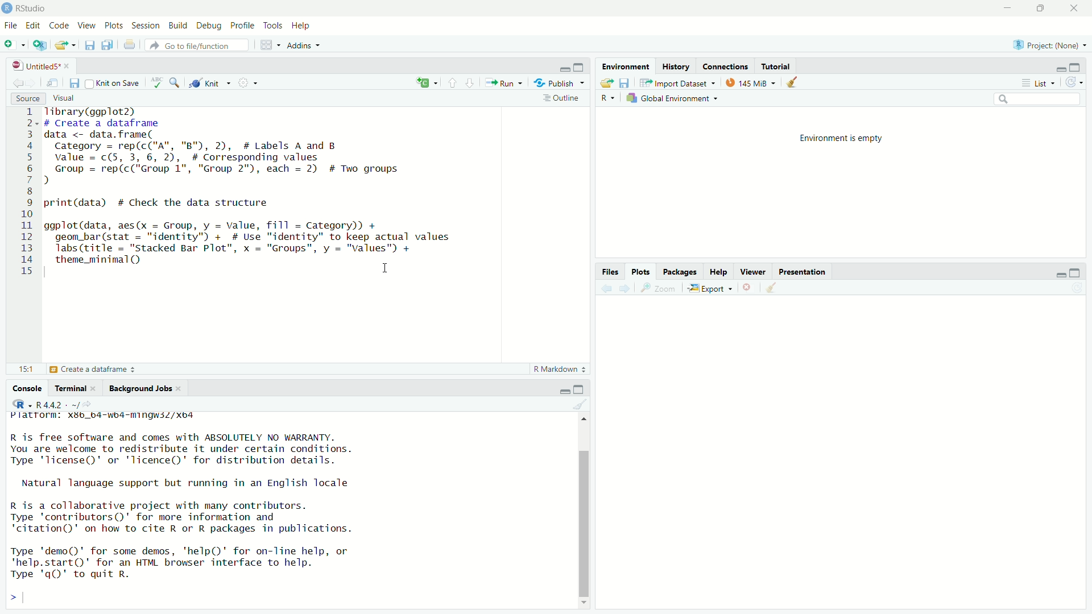  Describe the element at coordinates (26, 368) in the screenshot. I see `15:1` at that location.